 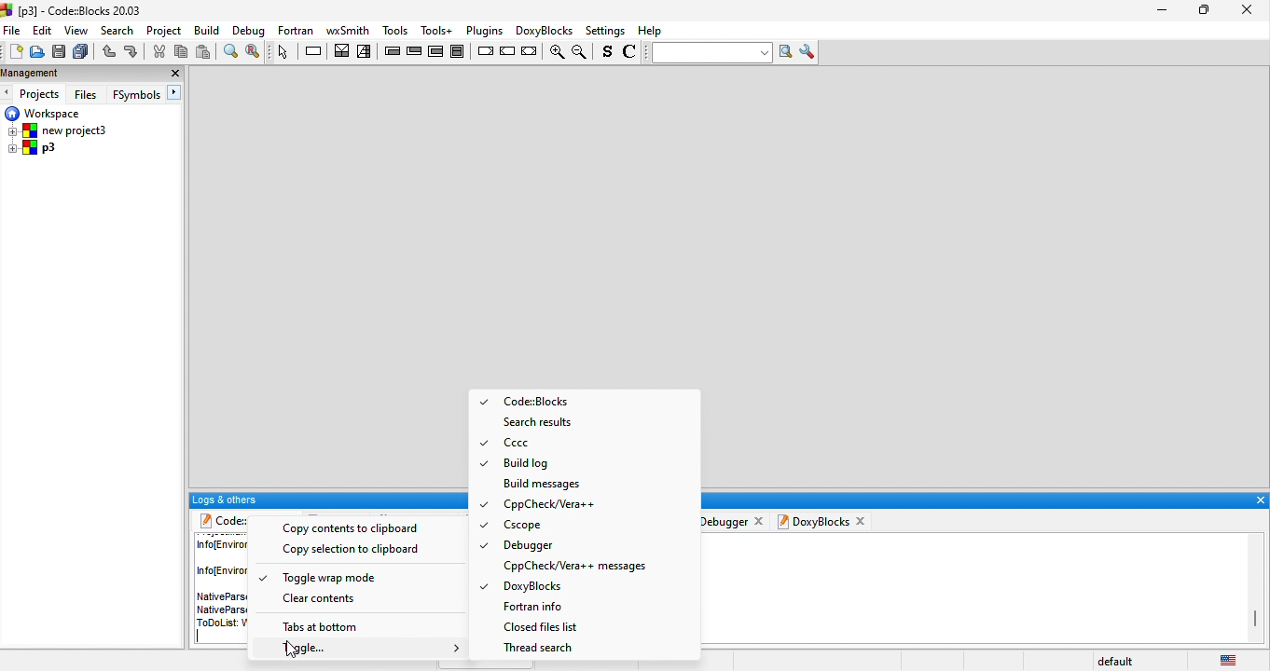 What do you see at coordinates (174, 74) in the screenshot?
I see `close` at bounding box center [174, 74].